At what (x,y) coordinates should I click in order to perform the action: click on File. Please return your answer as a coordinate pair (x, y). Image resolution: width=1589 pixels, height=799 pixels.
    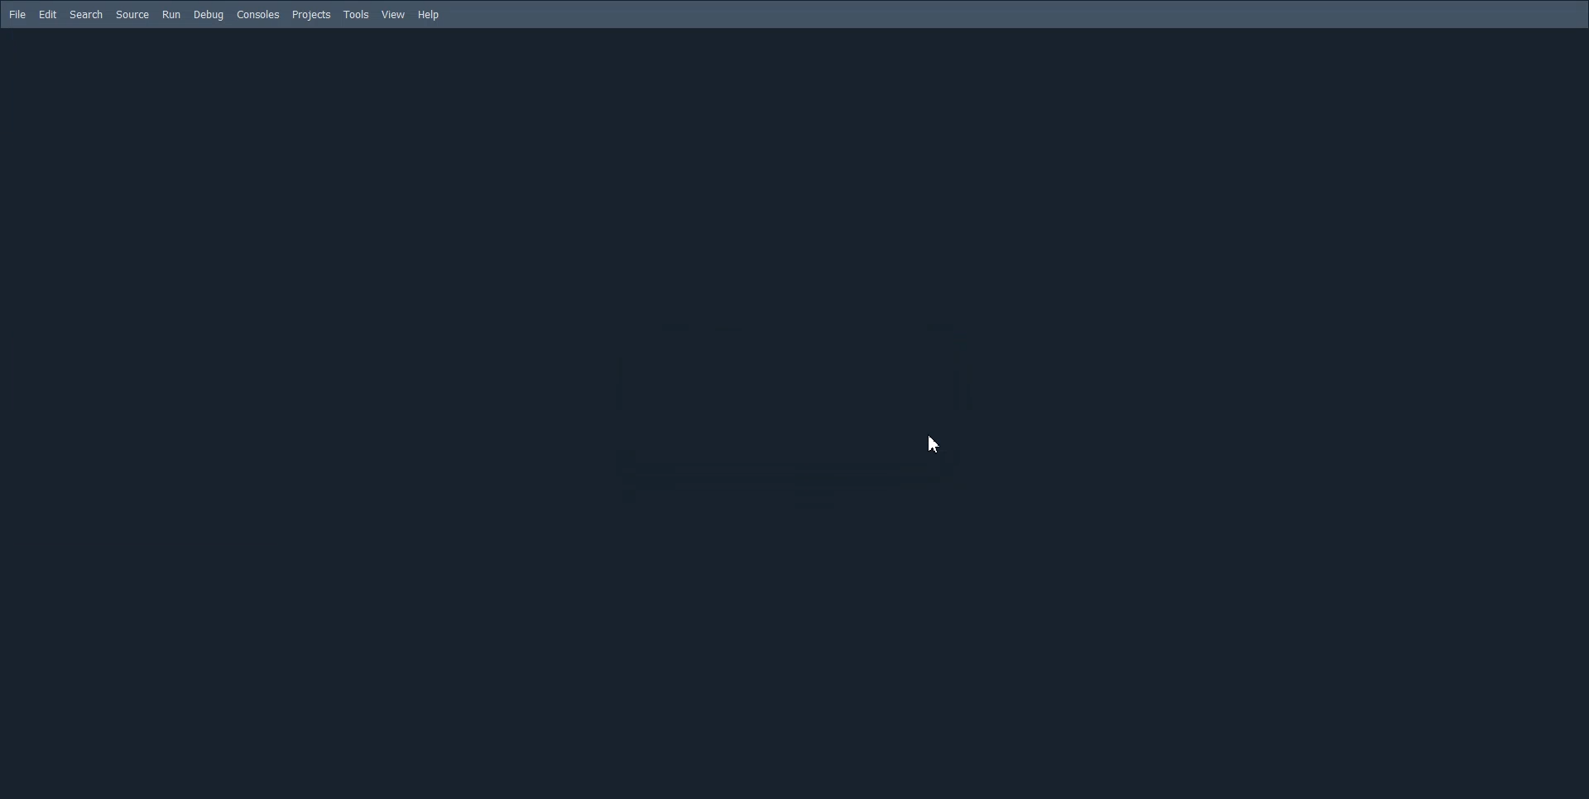
    Looking at the image, I should click on (18, 15).